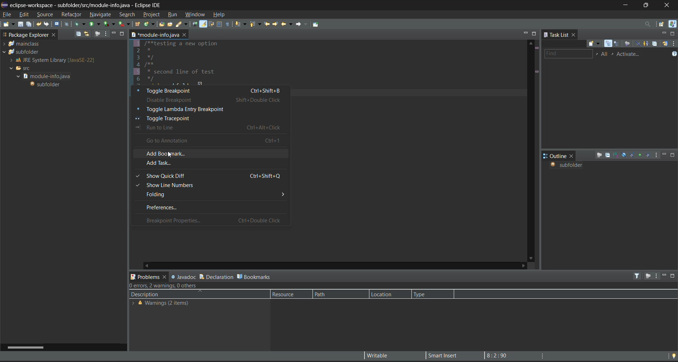 Image resolution: width=678 pixels, height=362 pixels. What do you see at coordinates (71, 13) in the screenshot?
I see `refractor` at bounding box center [71, 13].